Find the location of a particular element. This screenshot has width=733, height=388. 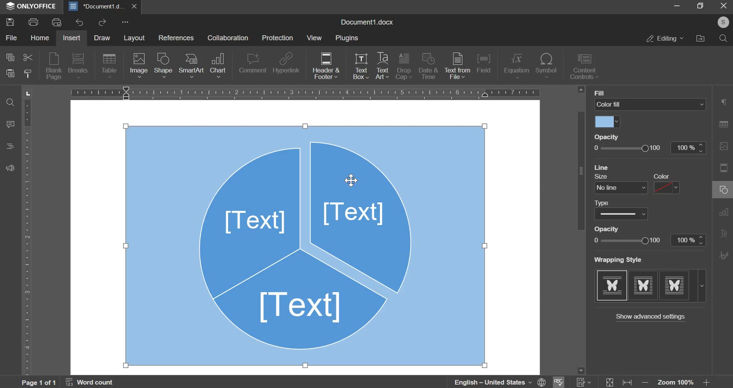

breaks is located at coordinates (78, 66).